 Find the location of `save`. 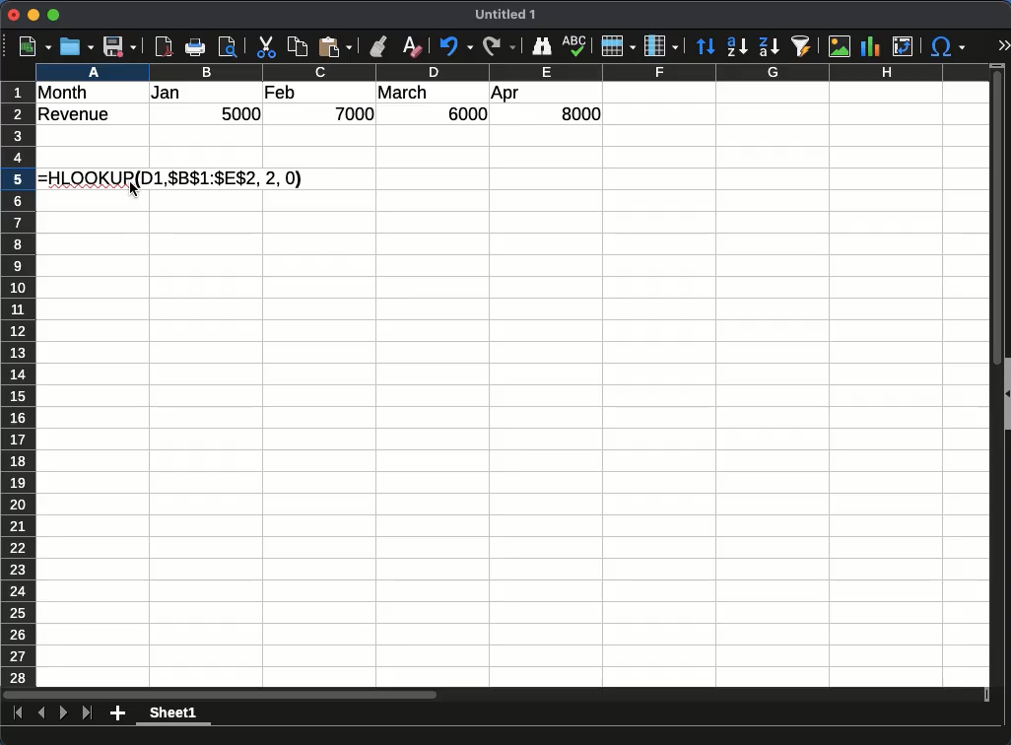

save is located at coordinates (119, 46).